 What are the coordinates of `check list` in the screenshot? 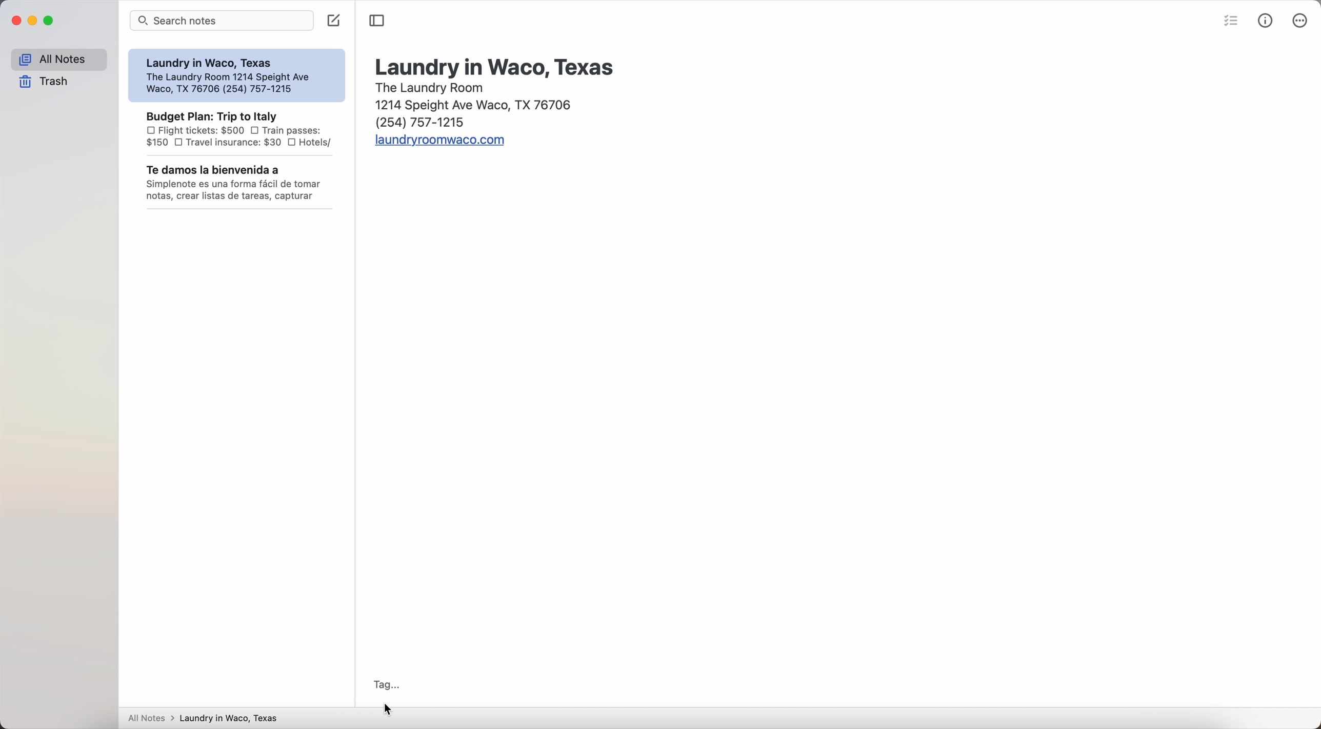 It's located at (1233, 19).